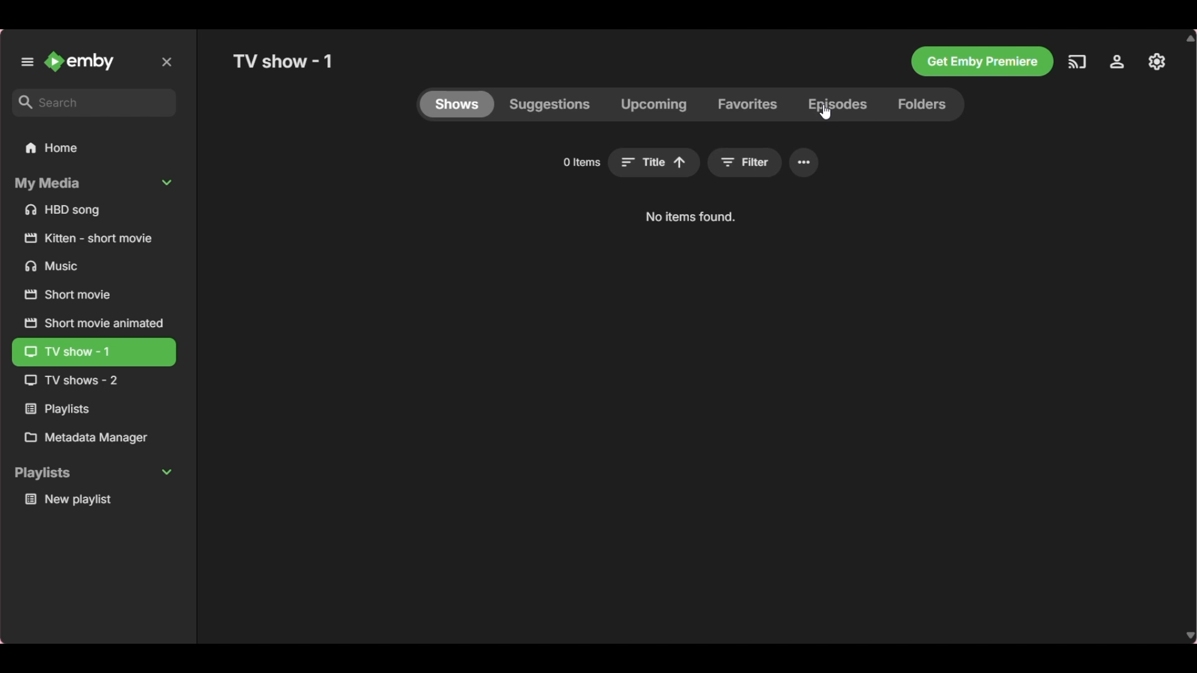 The image size is (1197, 673). What do you see at coordinates (654, 163) in the screenshot?
I see `Current sorting, click for more options` at bounding box center [654, 163].